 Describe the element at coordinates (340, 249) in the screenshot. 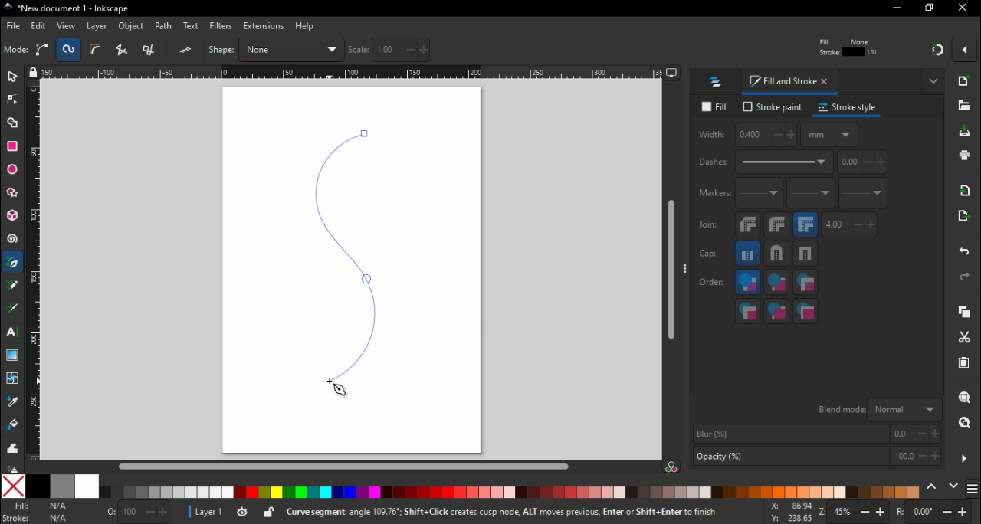

I see `active curved line segment` at that location.